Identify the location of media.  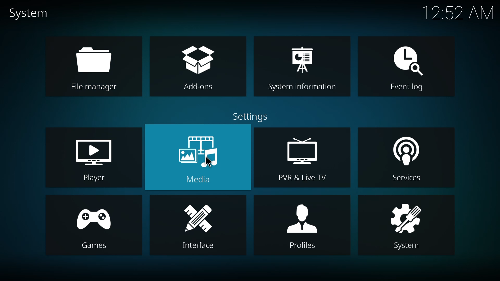
(198, 149).